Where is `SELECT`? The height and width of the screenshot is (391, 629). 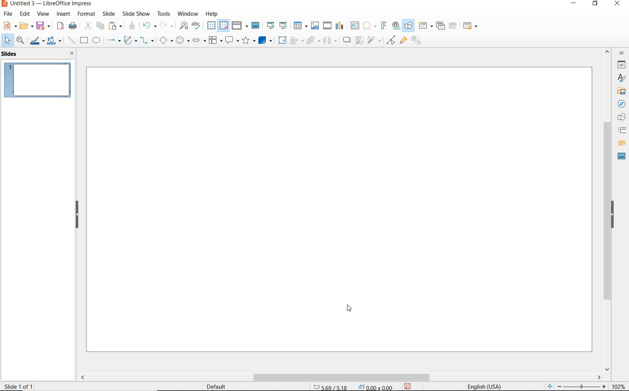
SELECT is located at coordinates (6, 40).